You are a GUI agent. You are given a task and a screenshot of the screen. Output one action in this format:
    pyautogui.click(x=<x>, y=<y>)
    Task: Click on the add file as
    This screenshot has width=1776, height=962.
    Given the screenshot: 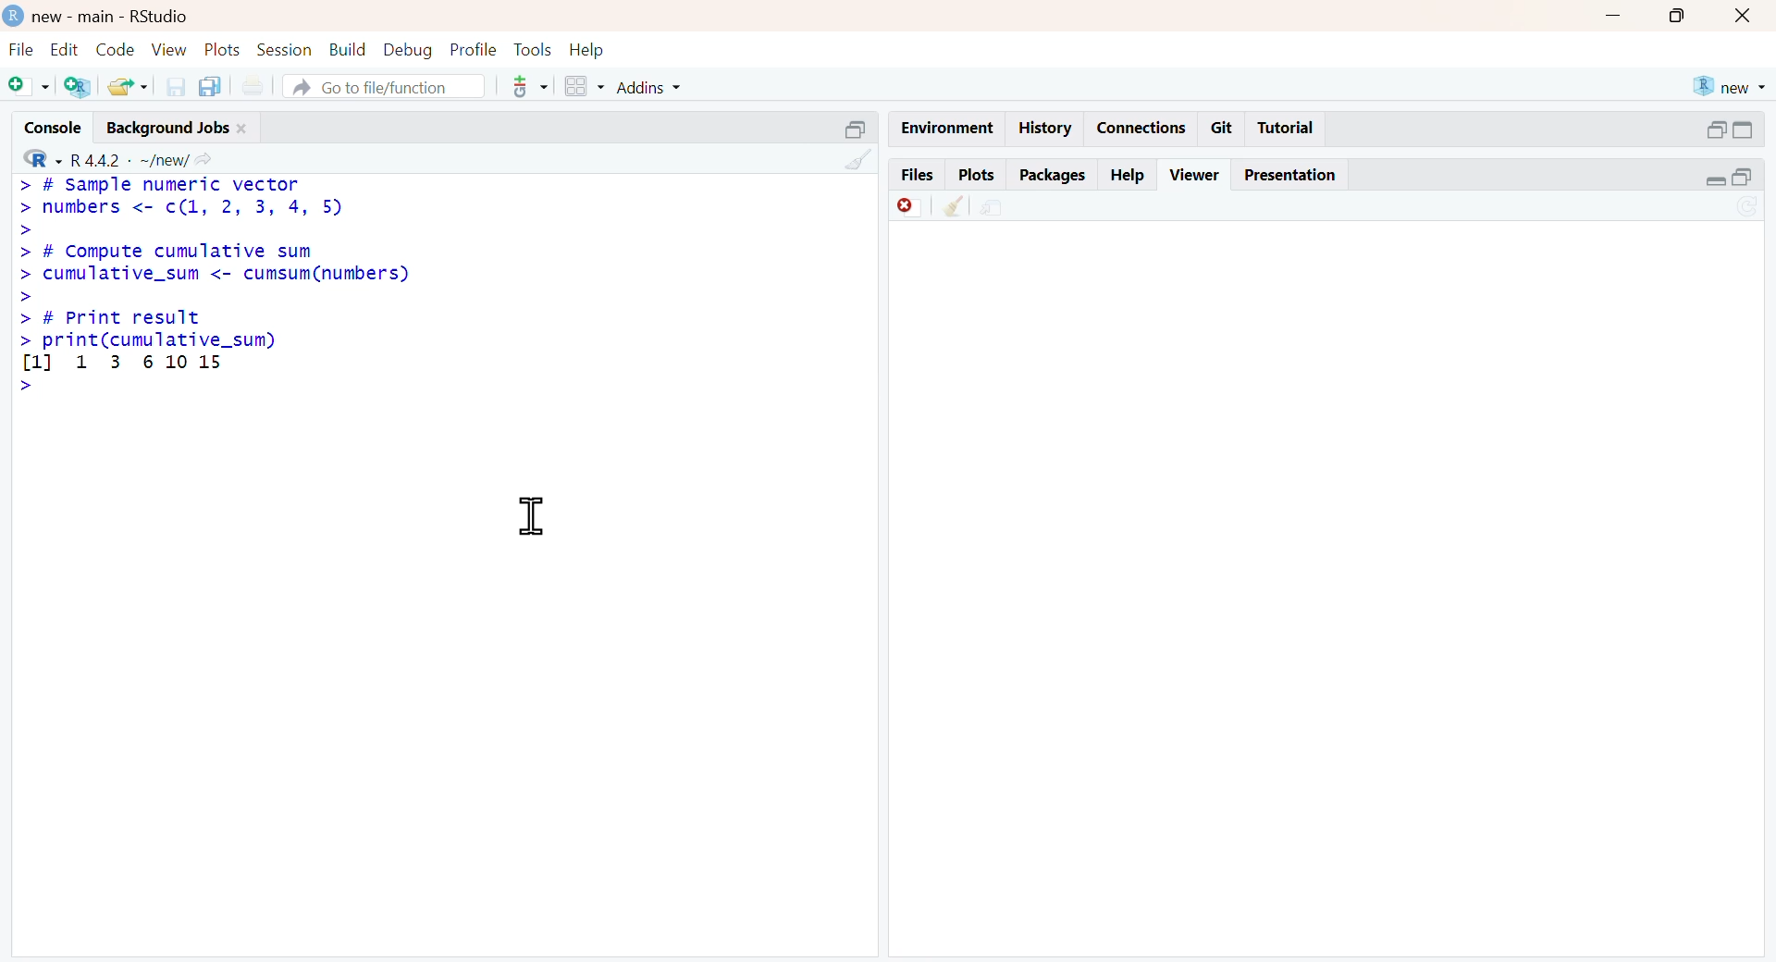 What is the action you would take?
    pyautogui.click(x=31, y=87)
    